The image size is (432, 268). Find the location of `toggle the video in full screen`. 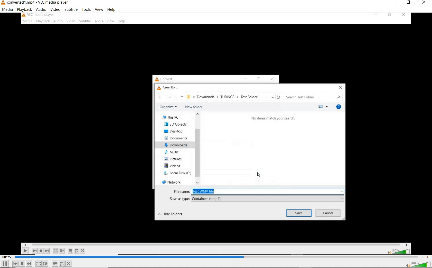

toggle the video in full screen is located at coordinates (38, 263).